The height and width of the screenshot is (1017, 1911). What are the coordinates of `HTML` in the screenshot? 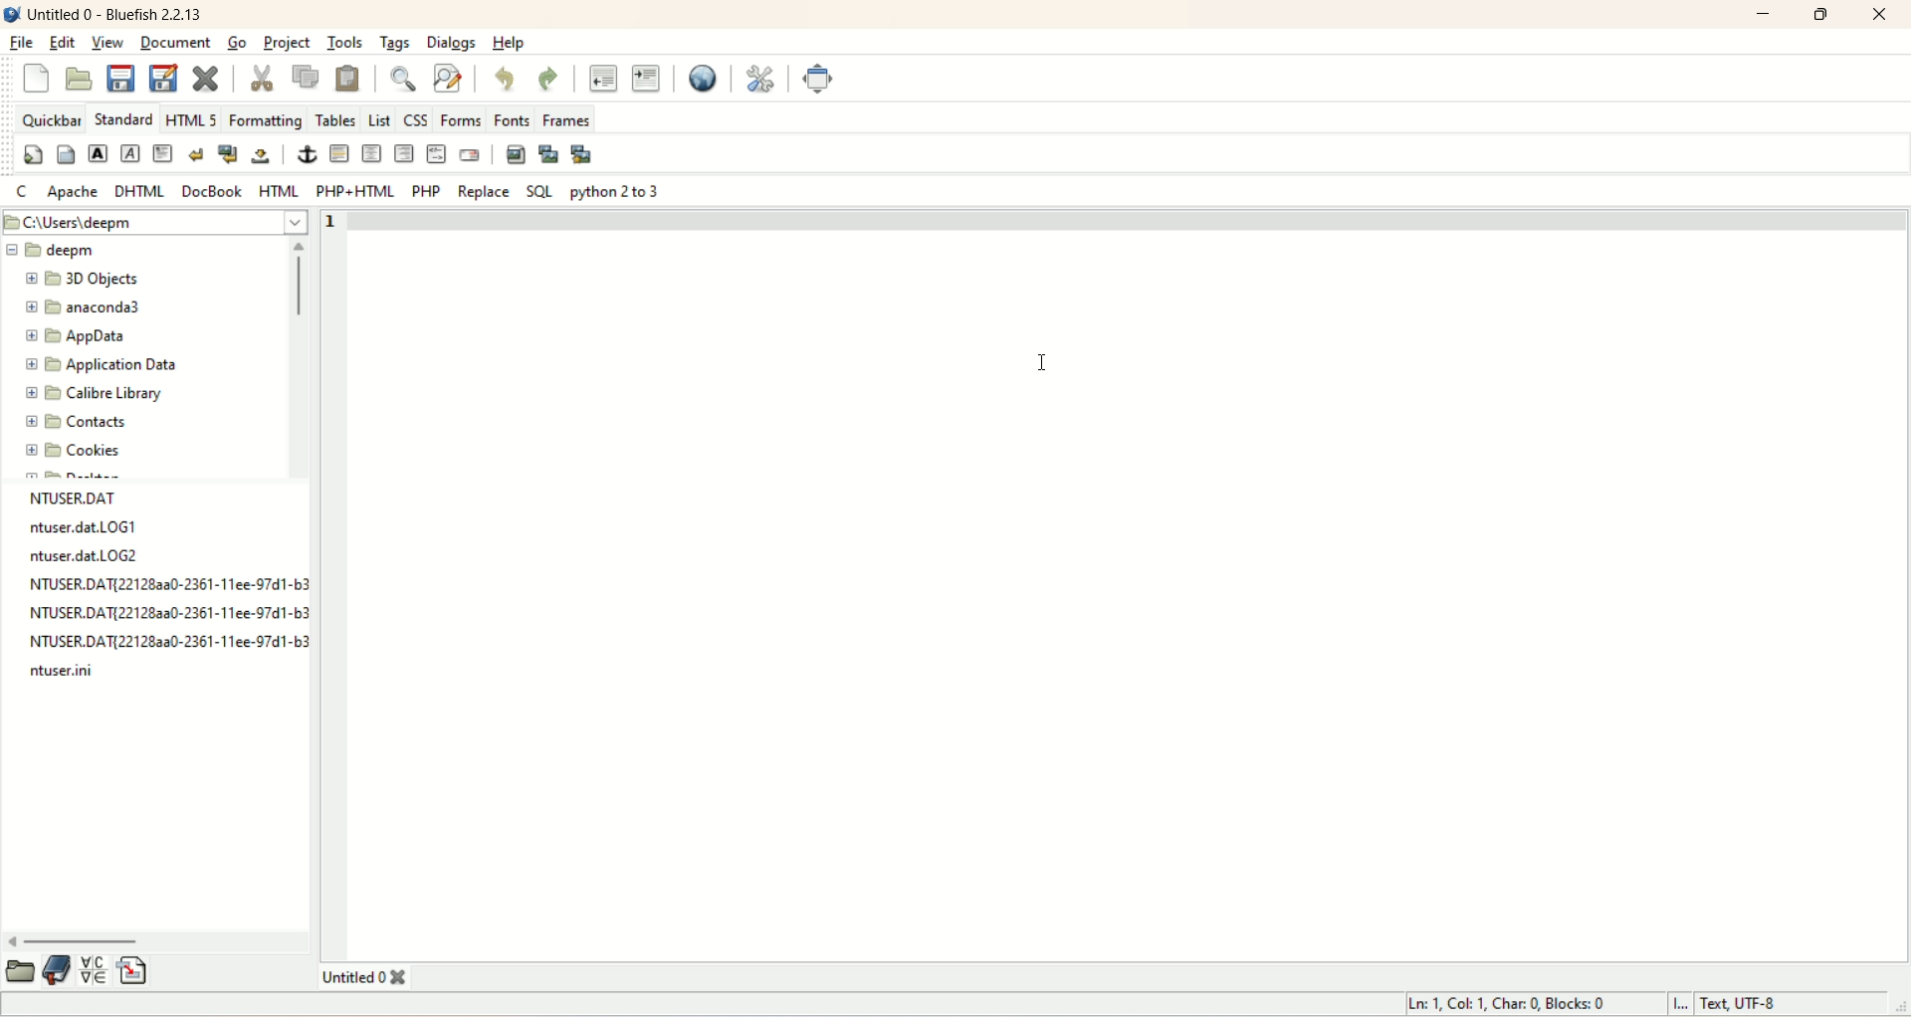 It's located at (277, 190).